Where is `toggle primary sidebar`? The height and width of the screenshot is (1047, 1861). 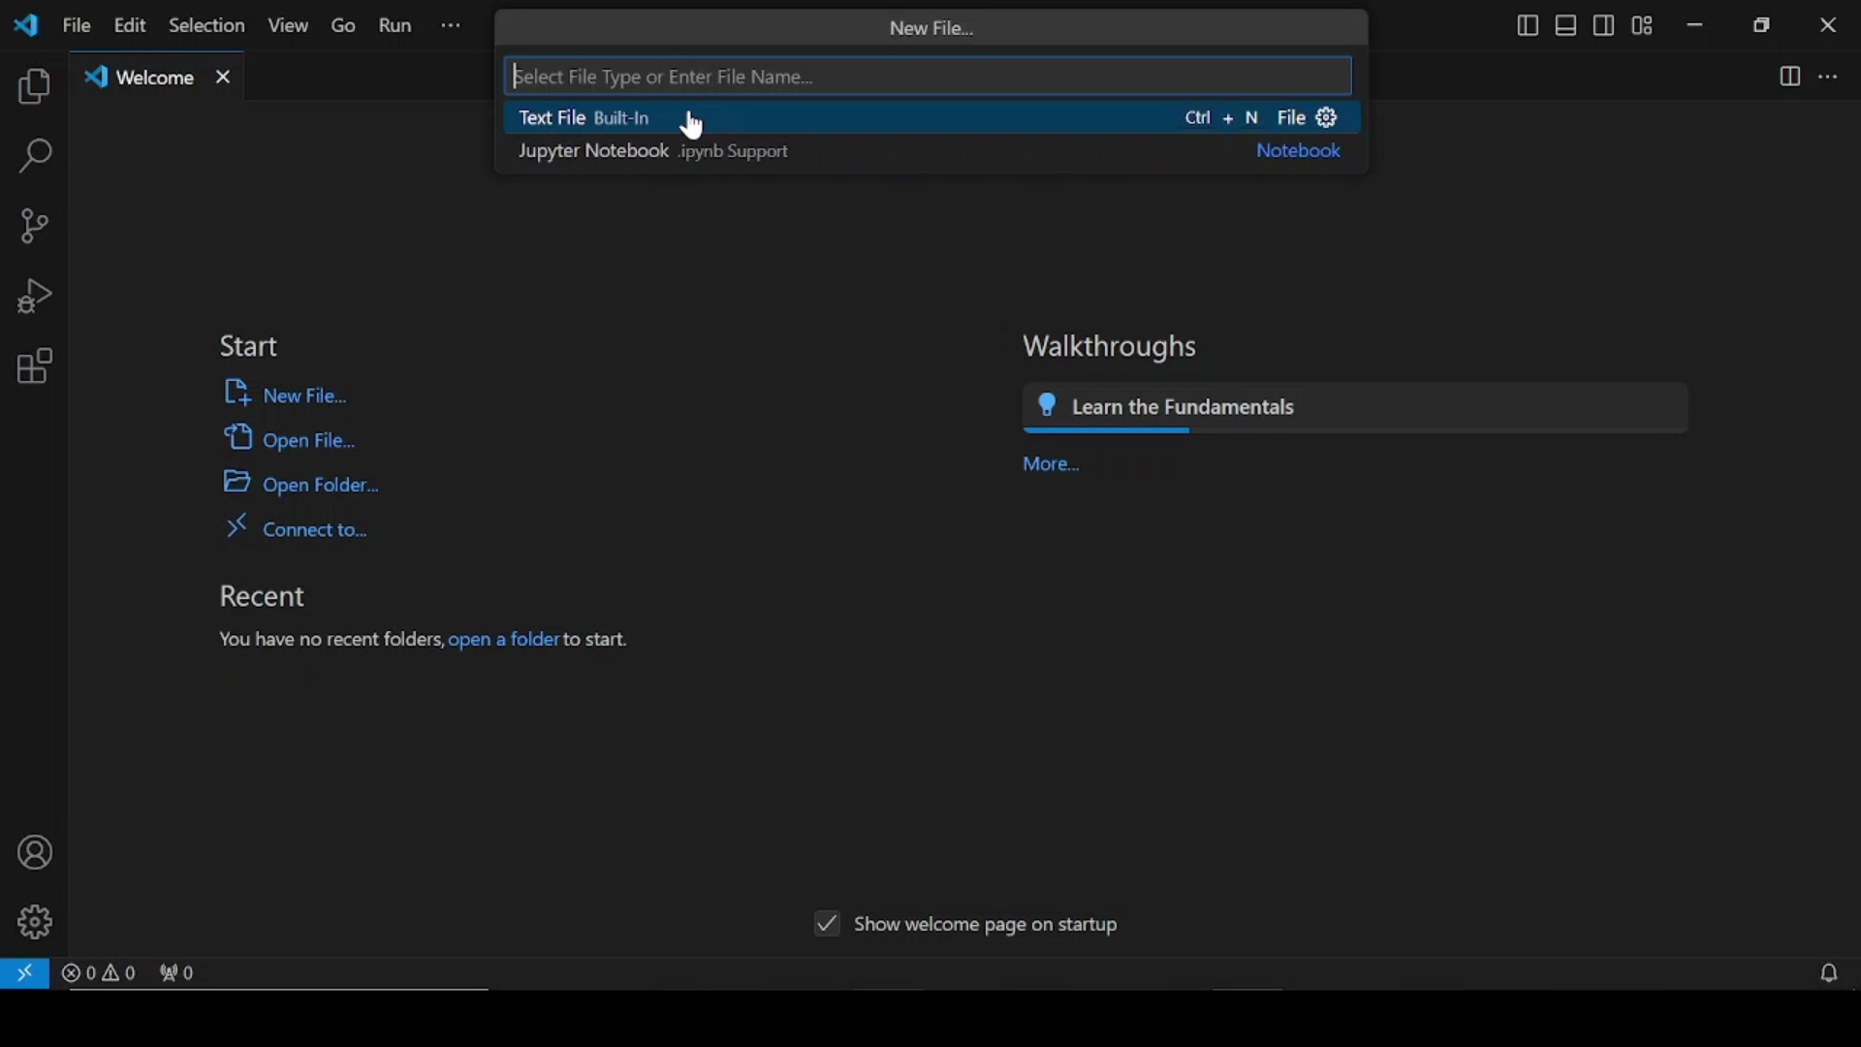 toggle primary sidebar is located at coordinates (1525, 26).